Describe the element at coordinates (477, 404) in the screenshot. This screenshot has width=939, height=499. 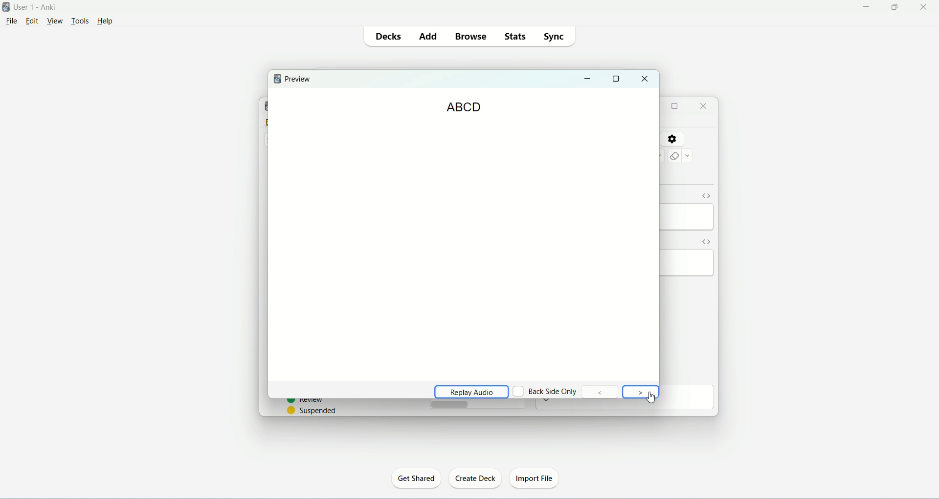
I see `horizontal scroll bar` at that location.